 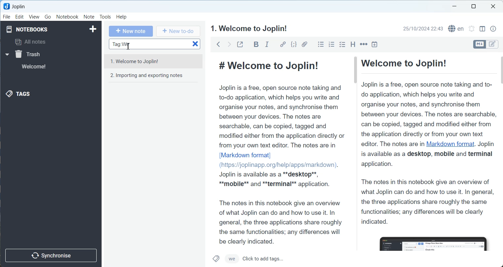 I want to click on Insert time, so click(x=375, y=44).